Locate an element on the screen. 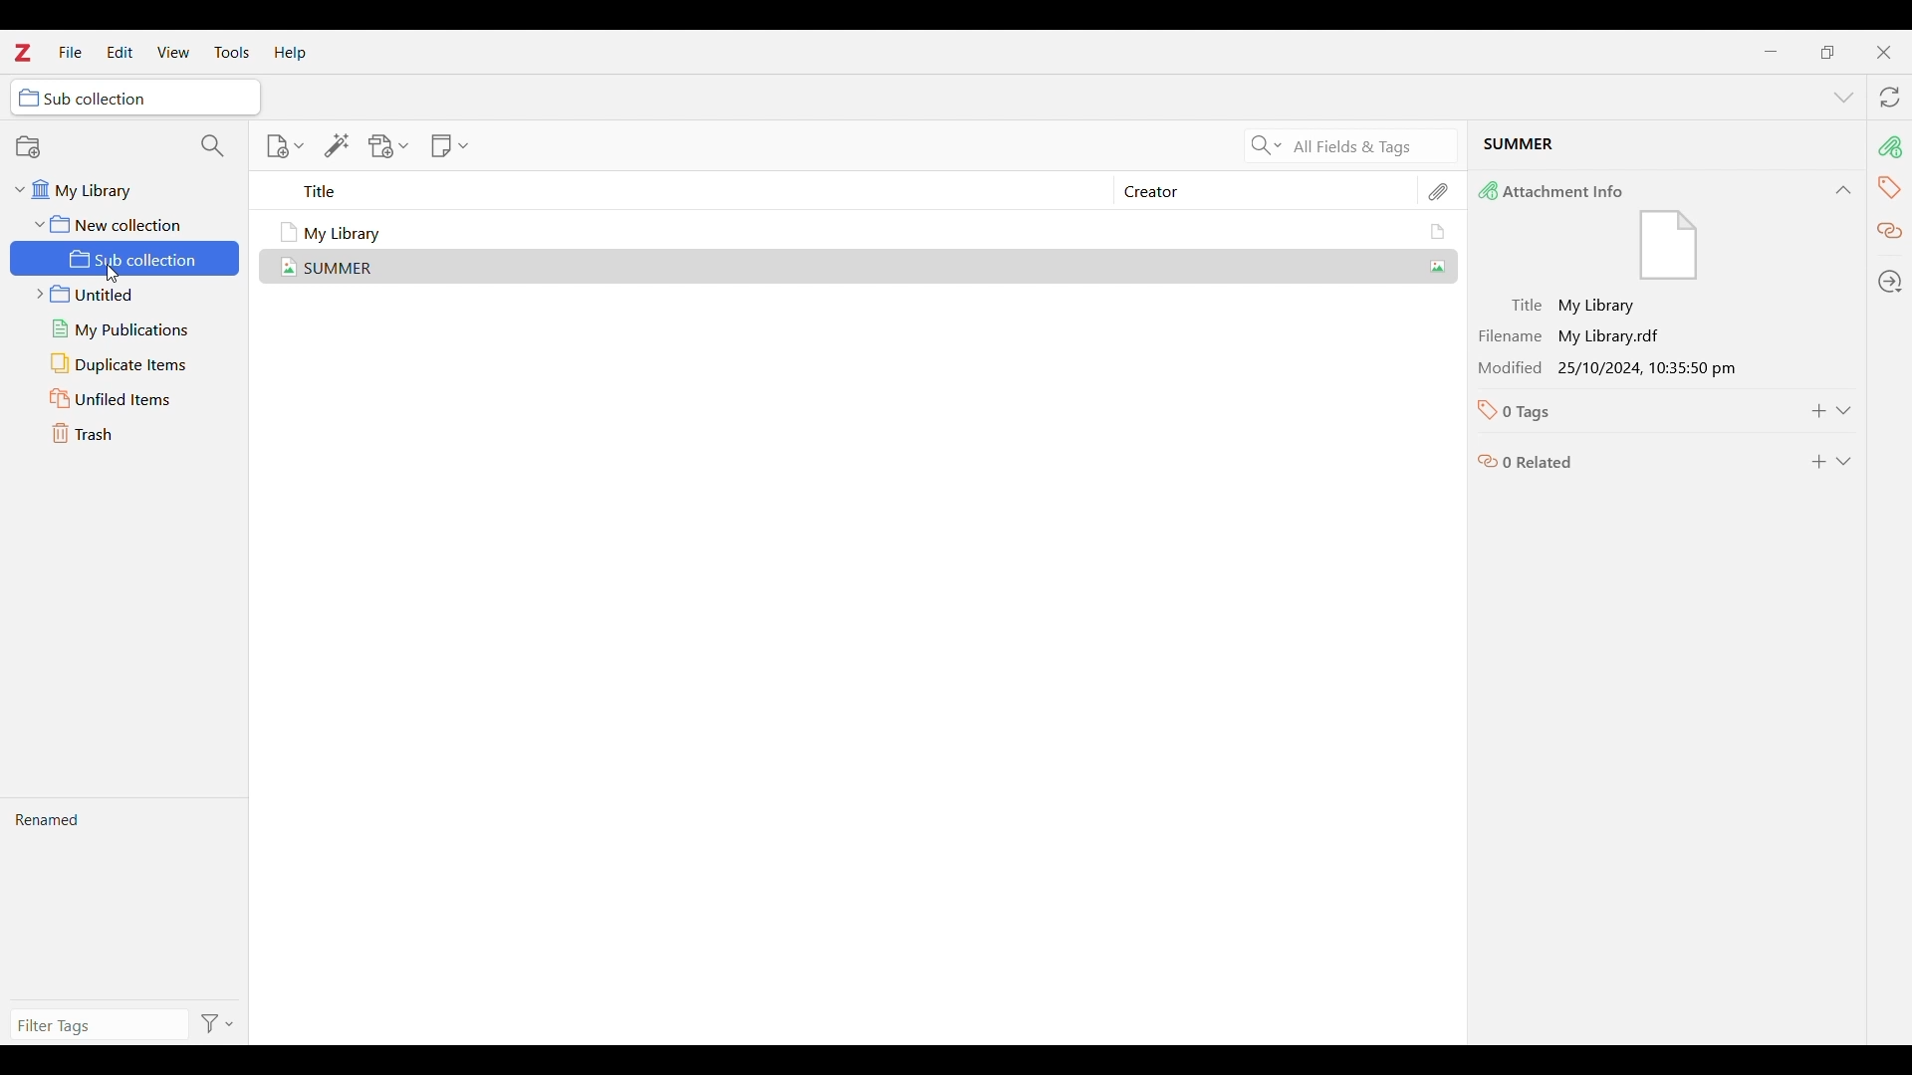 This screenshot has width=1912, height=1075. Creator  is located at coordinates (1256, 191).